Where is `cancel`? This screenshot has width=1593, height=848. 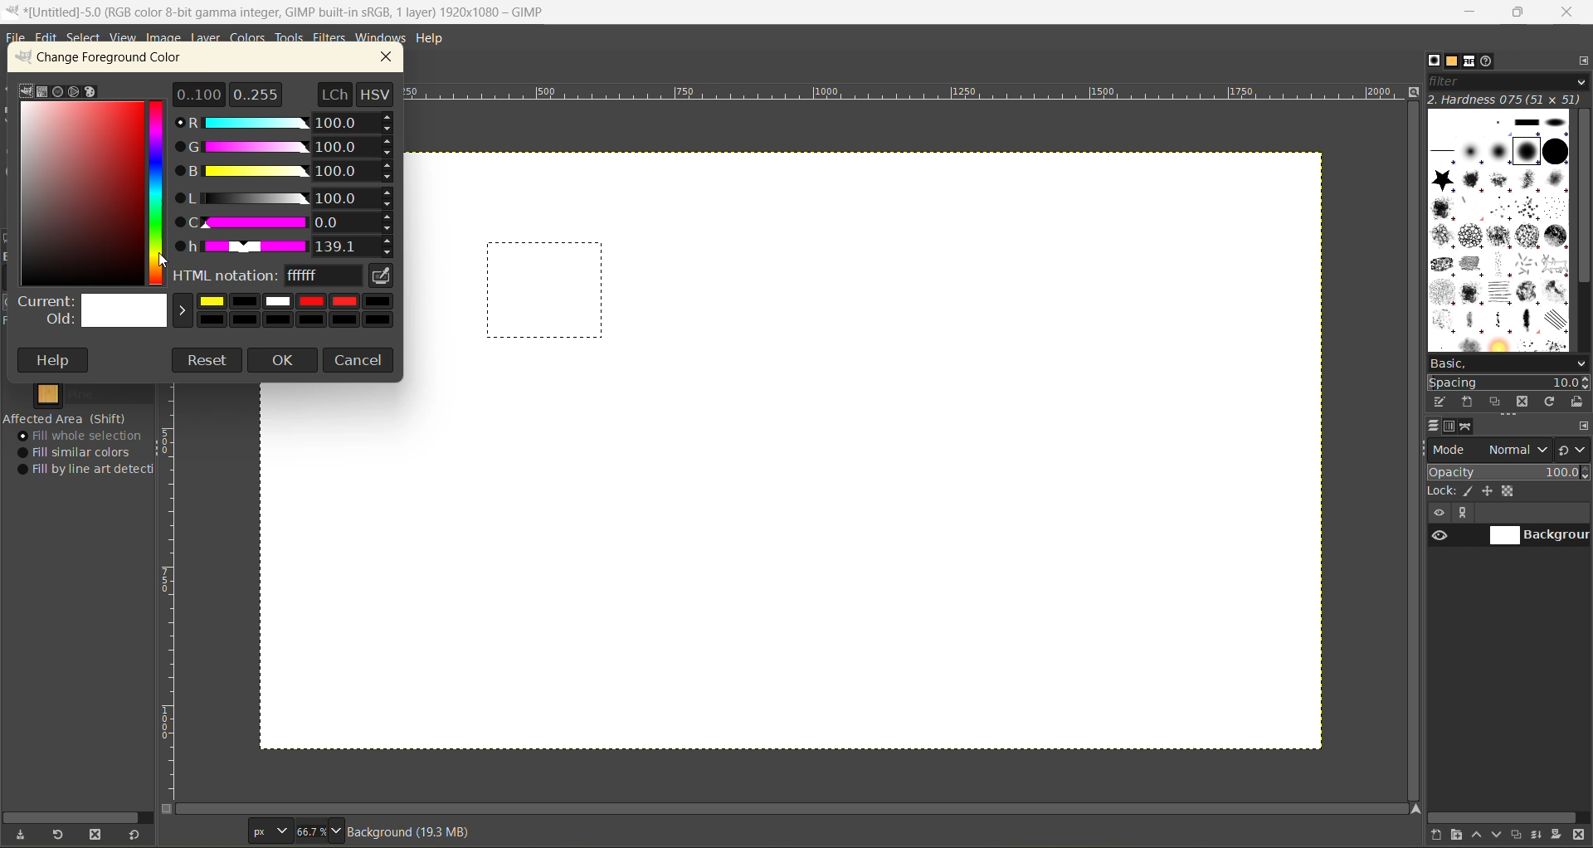 cancel is located at coordinates (361, 358).